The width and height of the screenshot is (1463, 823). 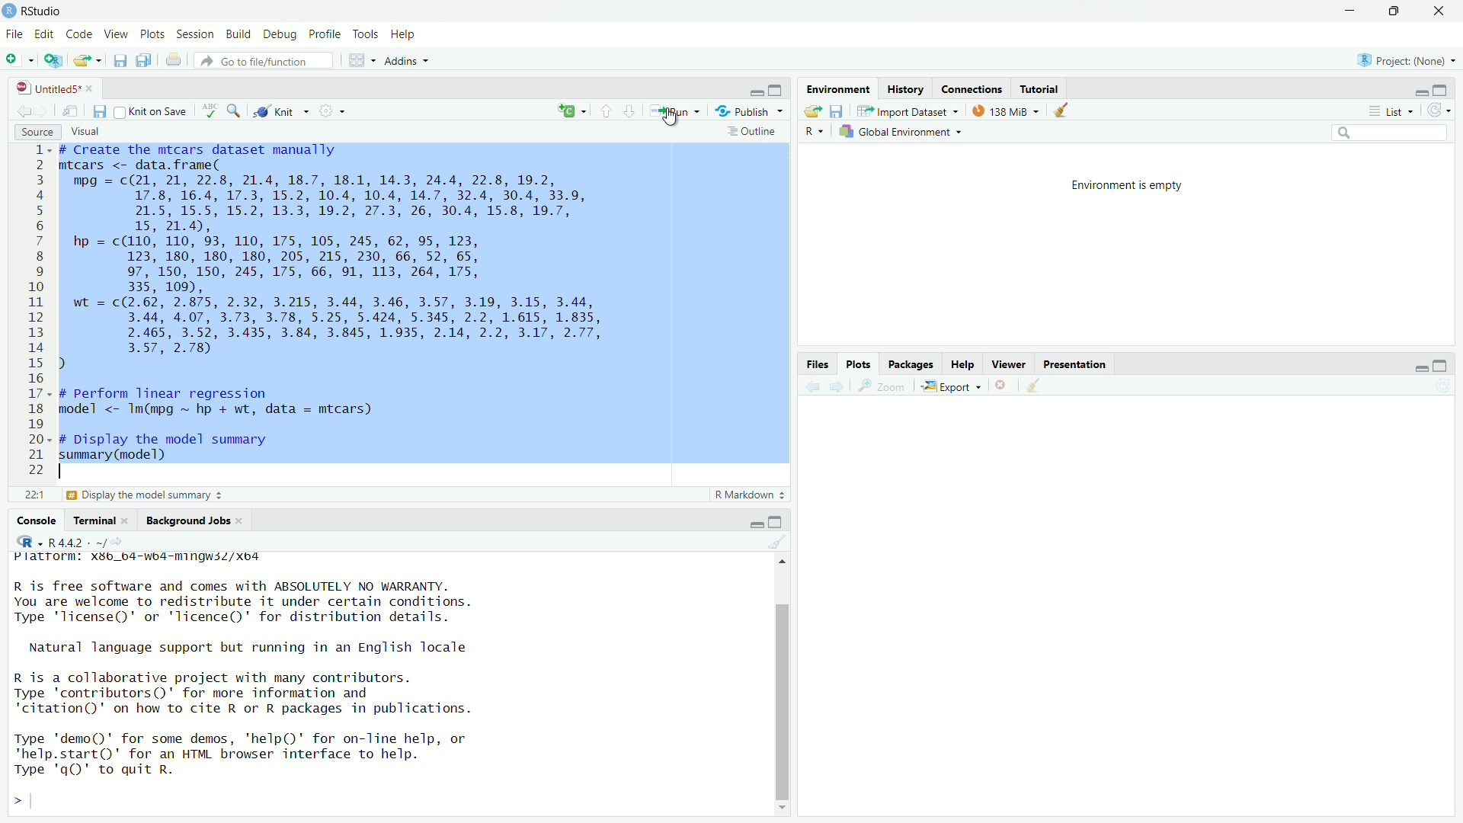 I want to click on Run, so click(x=674, y=110).